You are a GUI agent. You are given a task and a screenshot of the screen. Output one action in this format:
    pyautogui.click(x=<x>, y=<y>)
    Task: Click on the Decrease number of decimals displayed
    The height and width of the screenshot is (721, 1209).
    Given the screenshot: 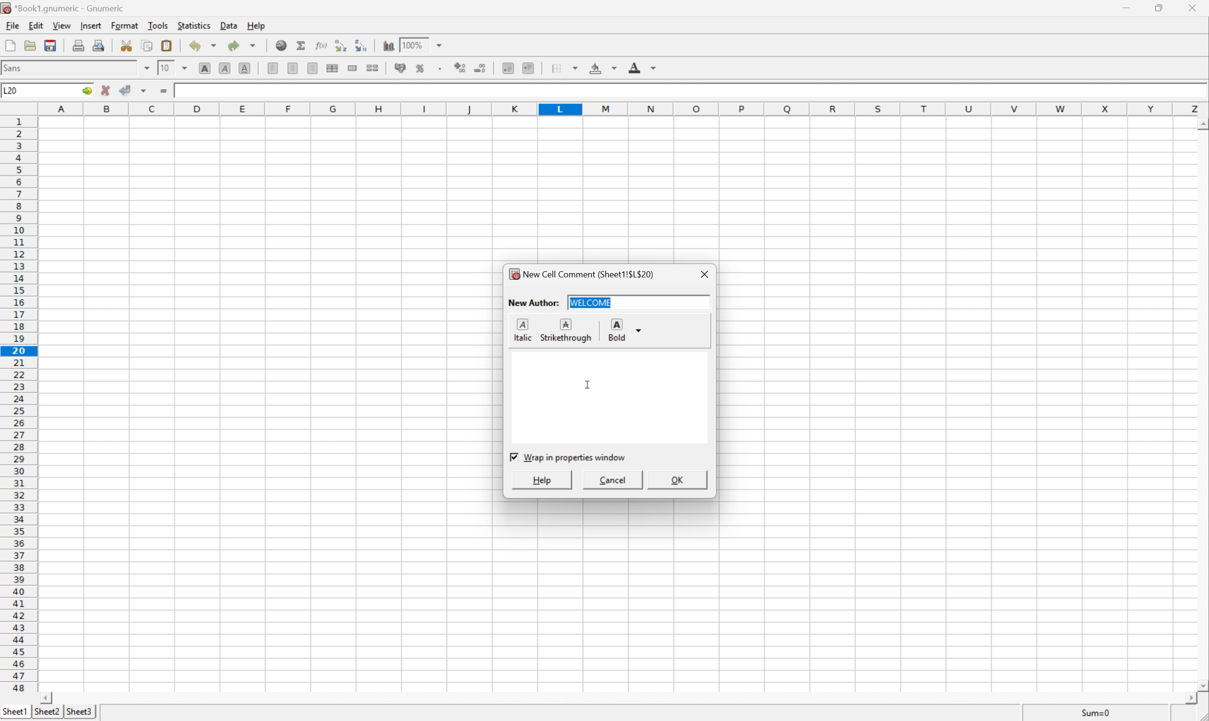 What is the action you would take?
    pyautogui.click(x=481, y=68)
    